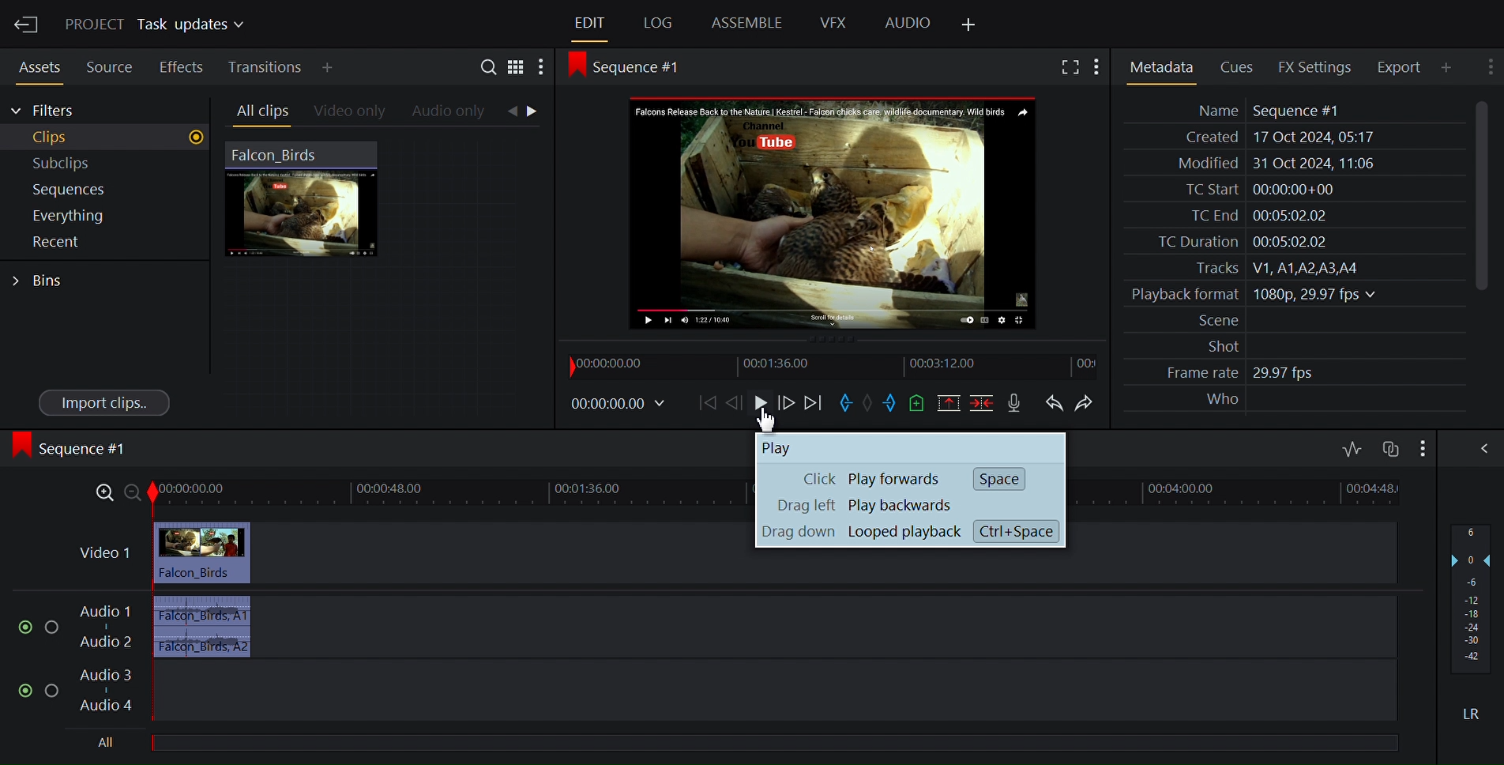 The image size is (1504, 765). What do you see at coordinates (349, 111) in the screenshot?
I see `Videos only` at bounding box center [349, 111].